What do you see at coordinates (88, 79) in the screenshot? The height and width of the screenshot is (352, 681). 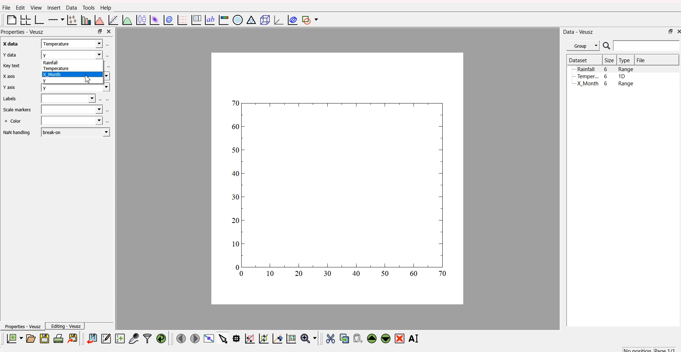 I see `cursor` at bounding box center [88, 79].